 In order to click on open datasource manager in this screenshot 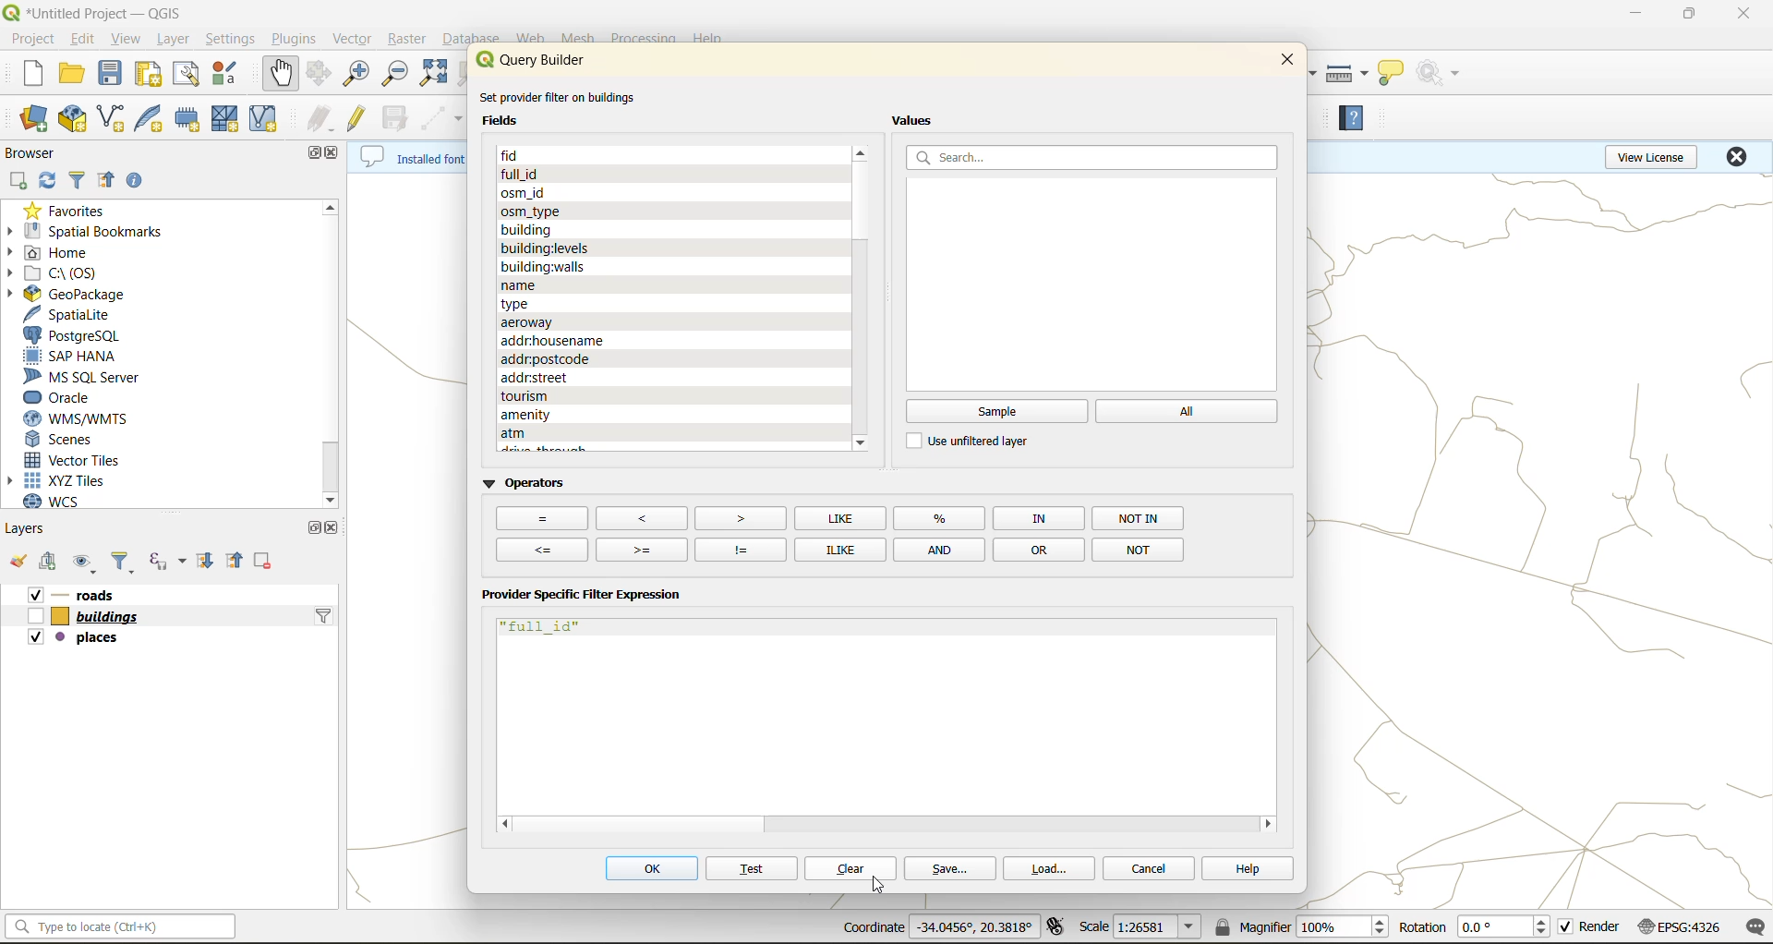, I will do `click(26, 115)`.